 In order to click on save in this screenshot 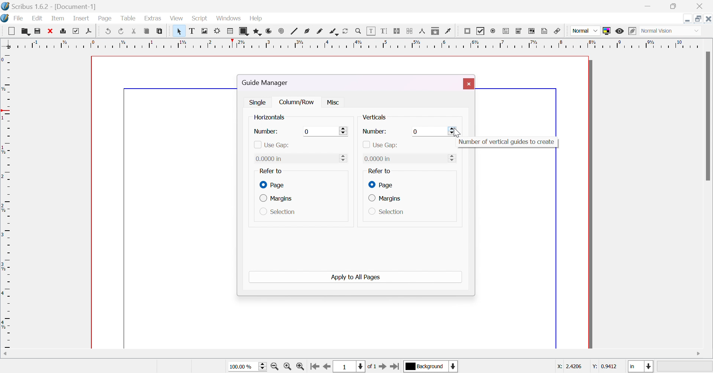, I will do `click(37, 32)`.